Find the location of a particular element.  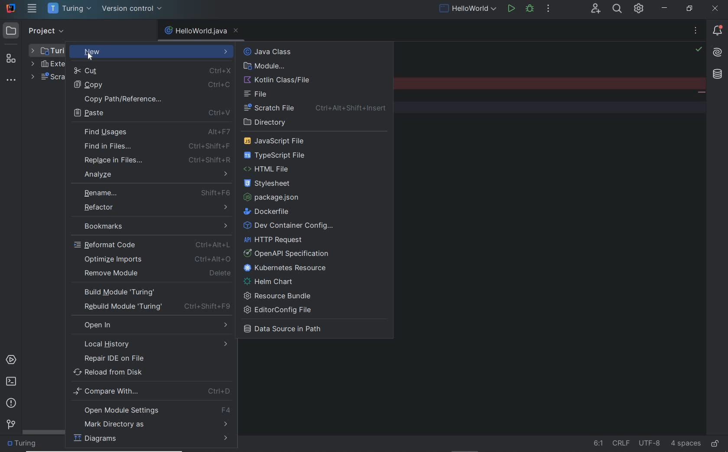

bookmarks is located at coordinates (151, 224).